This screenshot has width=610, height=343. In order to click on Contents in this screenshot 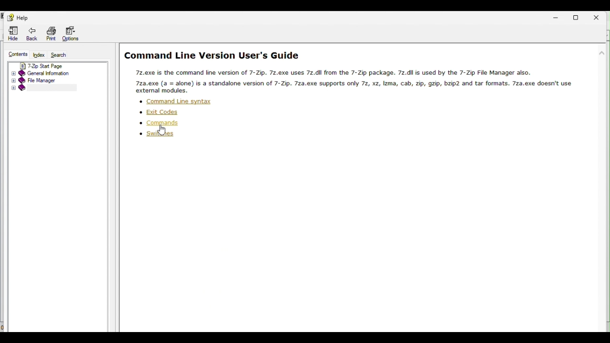, I will do `click(15, 55)`.